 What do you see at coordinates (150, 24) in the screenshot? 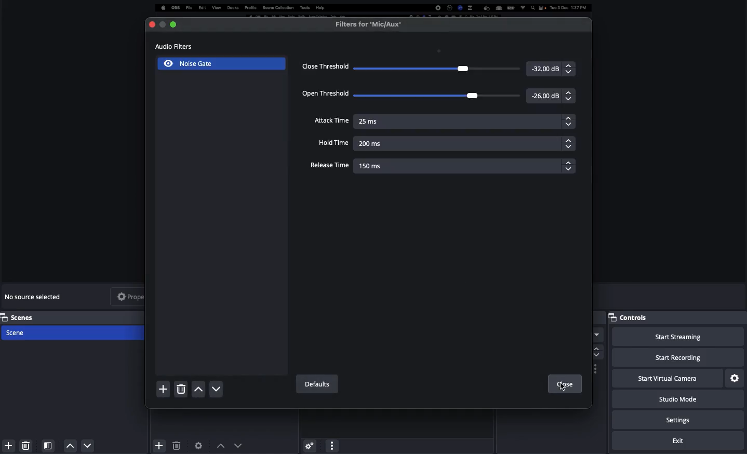
I see `Close` at bounding box center [150, 24].